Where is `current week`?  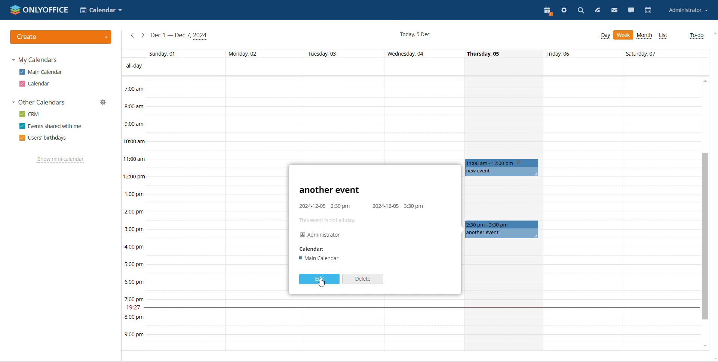
current week is located at coordinates (179, 36).